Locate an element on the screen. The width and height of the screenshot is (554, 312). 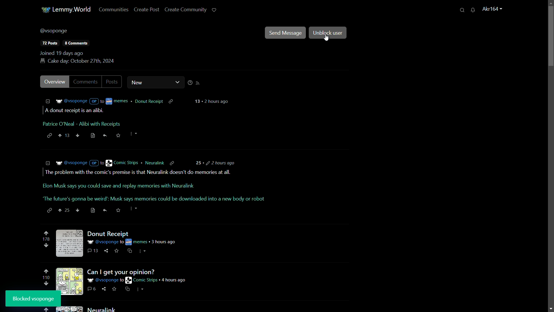
overview is located at coordinates (55, 82).